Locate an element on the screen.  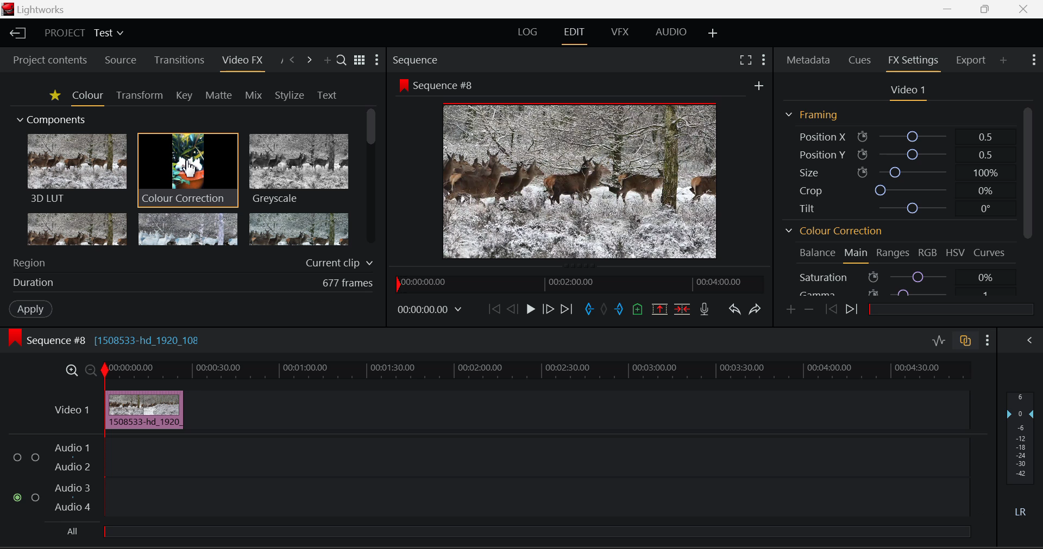
Framing Section is located at coordinates (812, 116).